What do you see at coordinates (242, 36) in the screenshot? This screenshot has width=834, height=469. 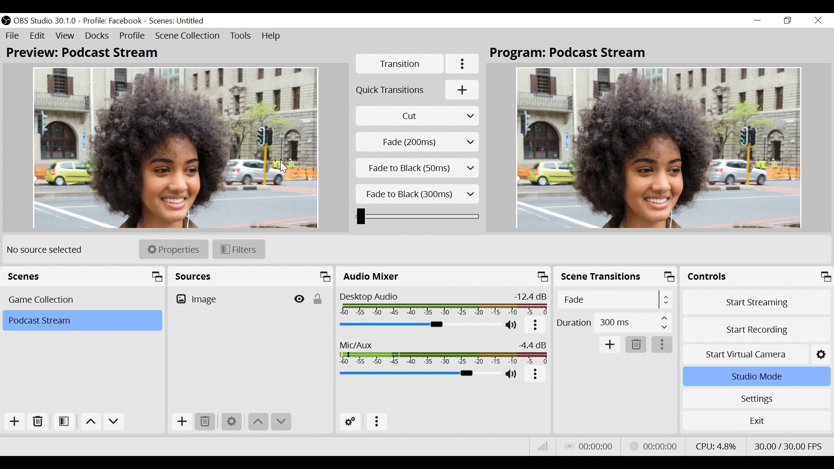 I see `Tools` at bounding box center [242, 36].